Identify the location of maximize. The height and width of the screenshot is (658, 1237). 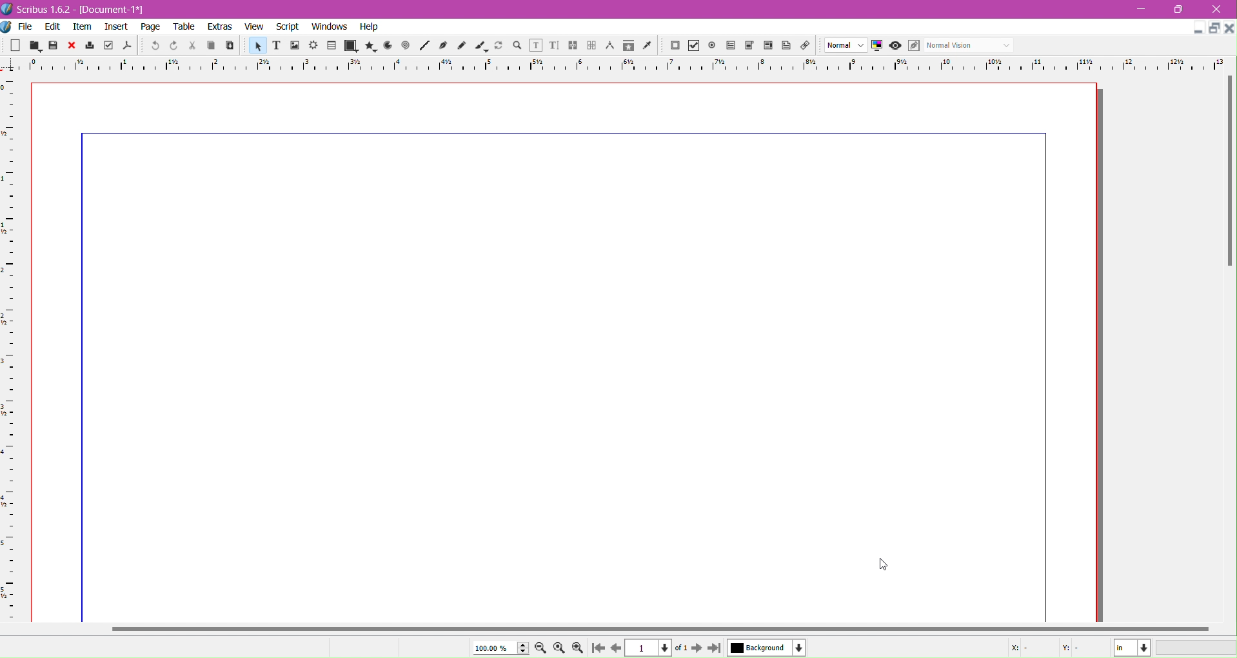
(1183, 10).